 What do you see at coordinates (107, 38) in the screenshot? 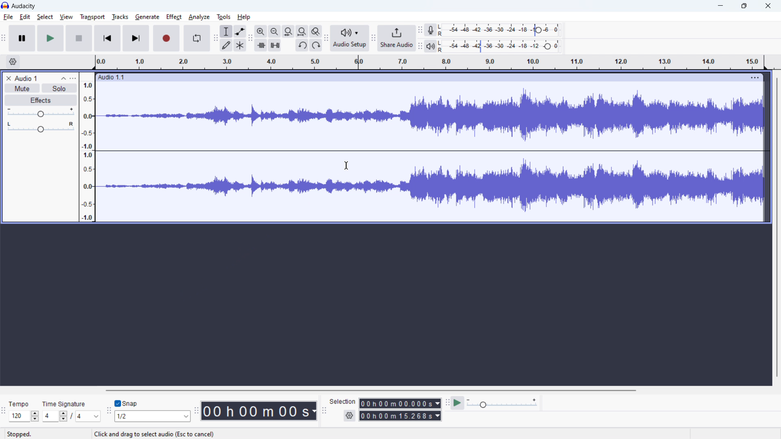
I see `skip to start` at bounding box center [107, 38].